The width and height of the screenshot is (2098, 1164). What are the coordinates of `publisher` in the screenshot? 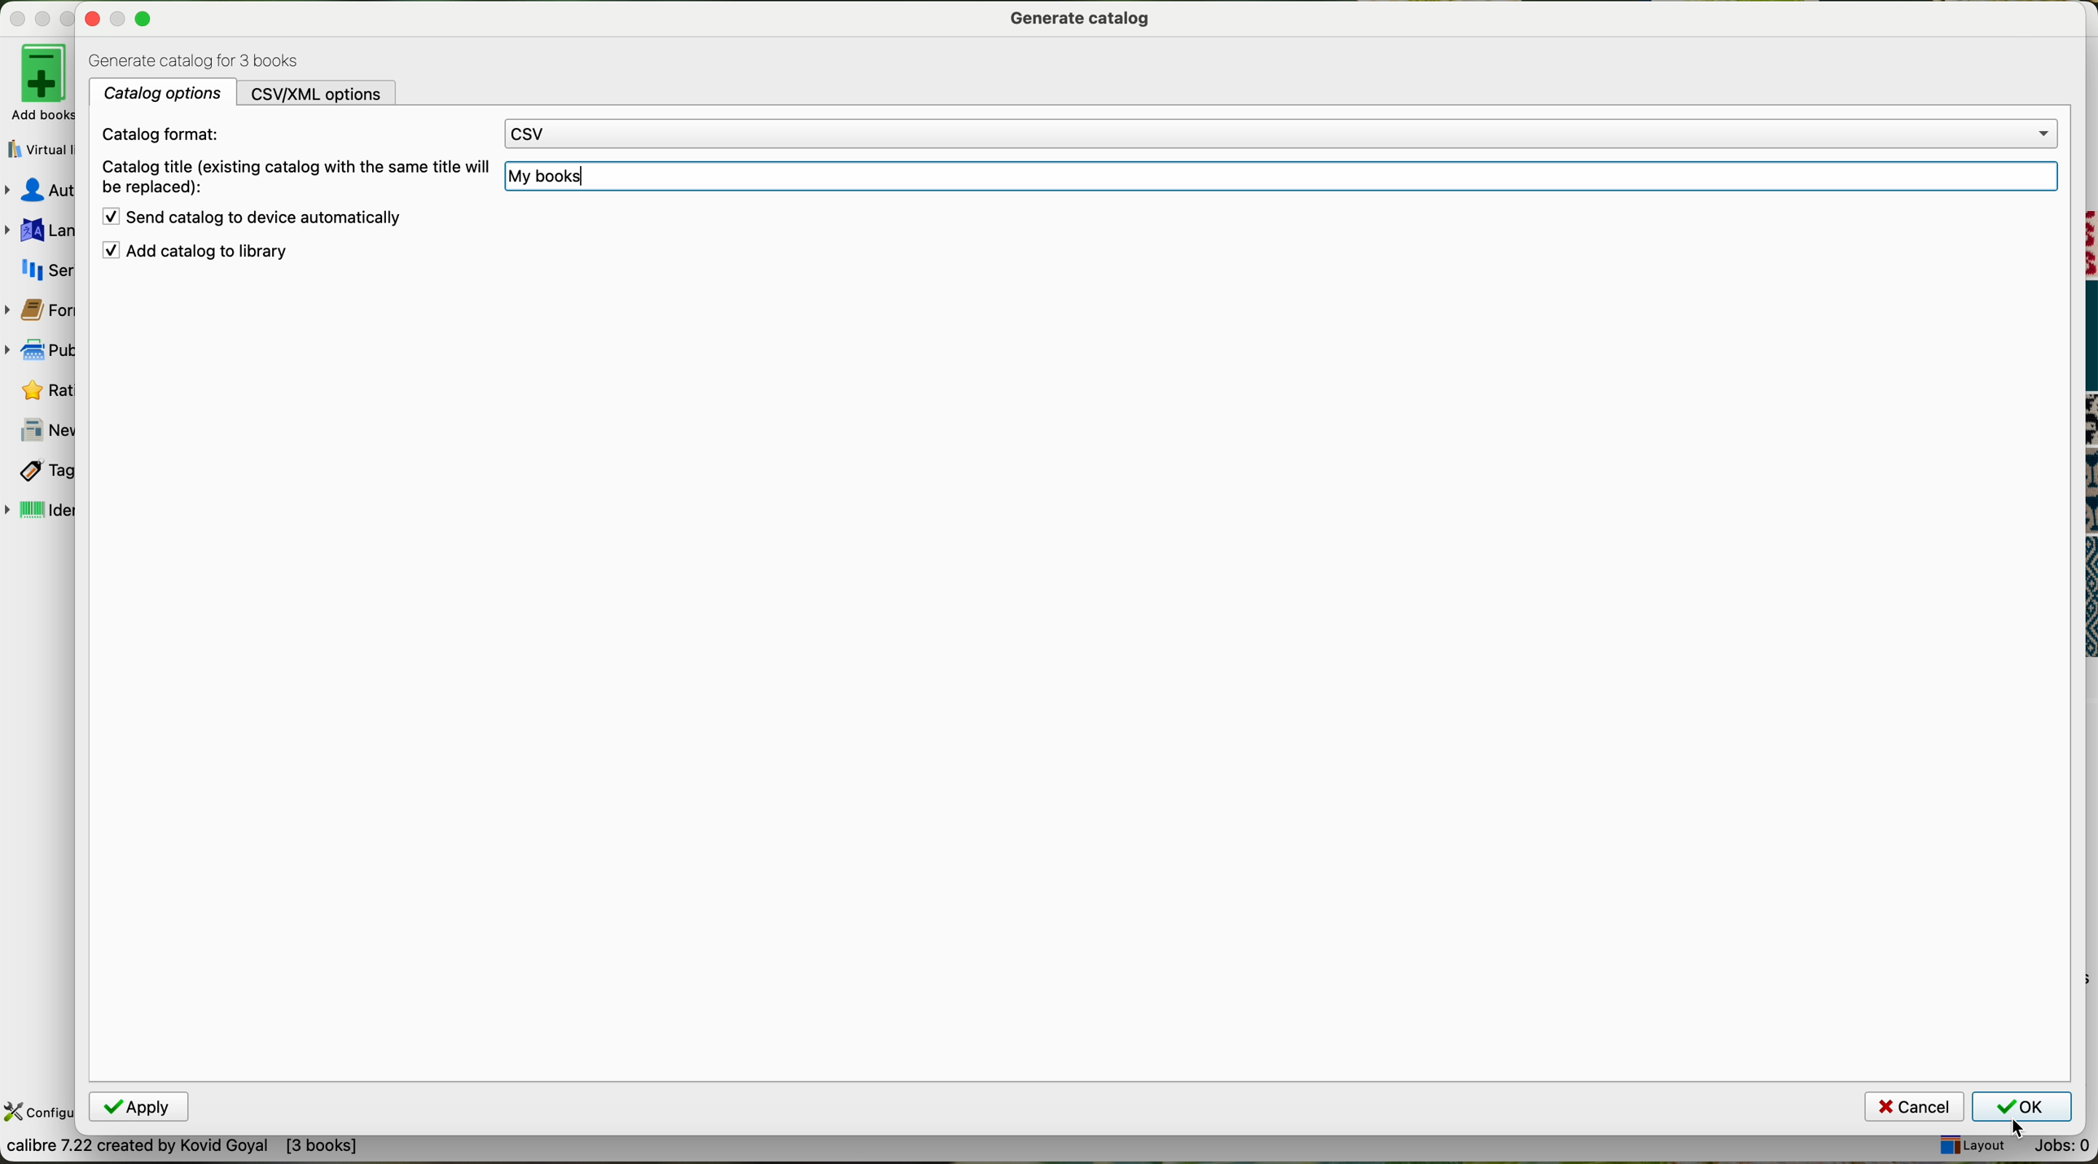 It's located at (37, 351).